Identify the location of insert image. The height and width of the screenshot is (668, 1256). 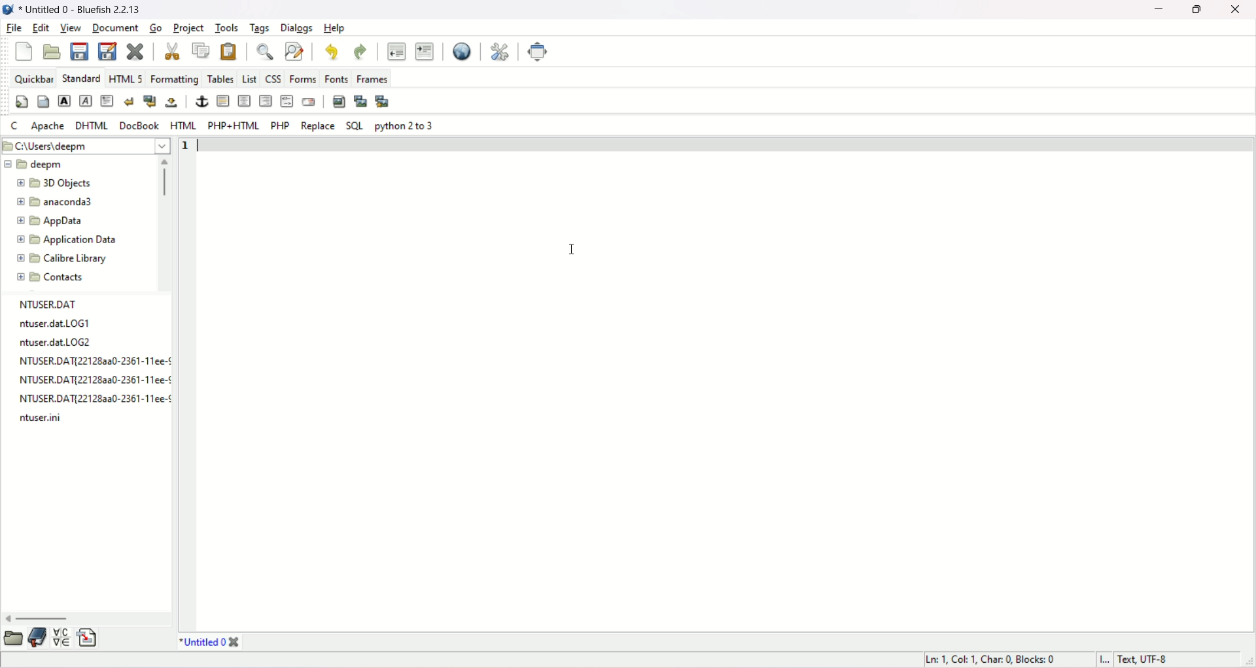
(338, 102).